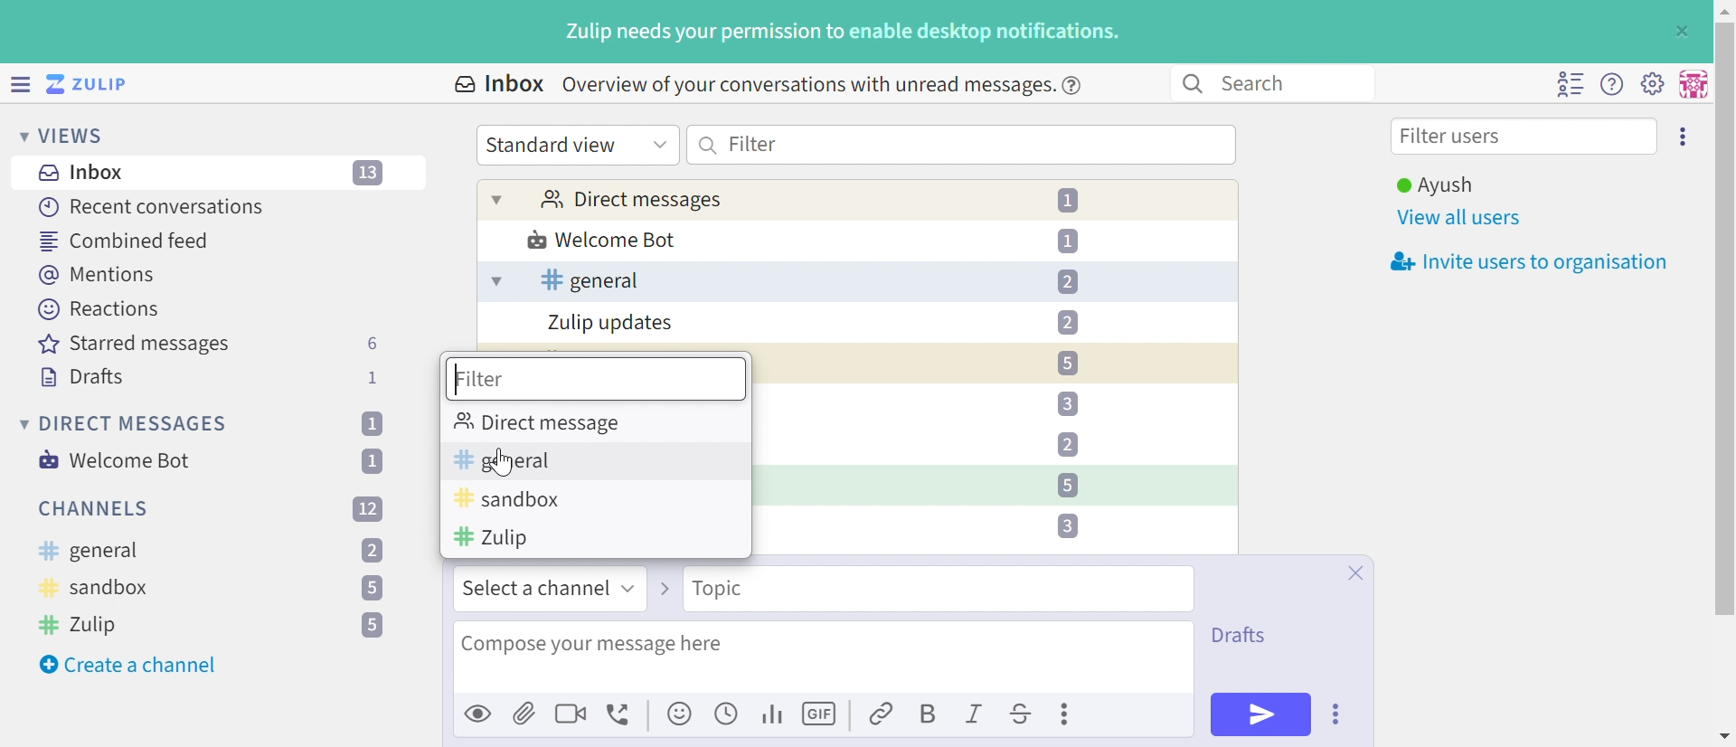 This screenshot has height=747, width=1736. What do you see at coordinates (976, 716) in the screenshot?
I see `Italic` at bounding box center [976, 716].